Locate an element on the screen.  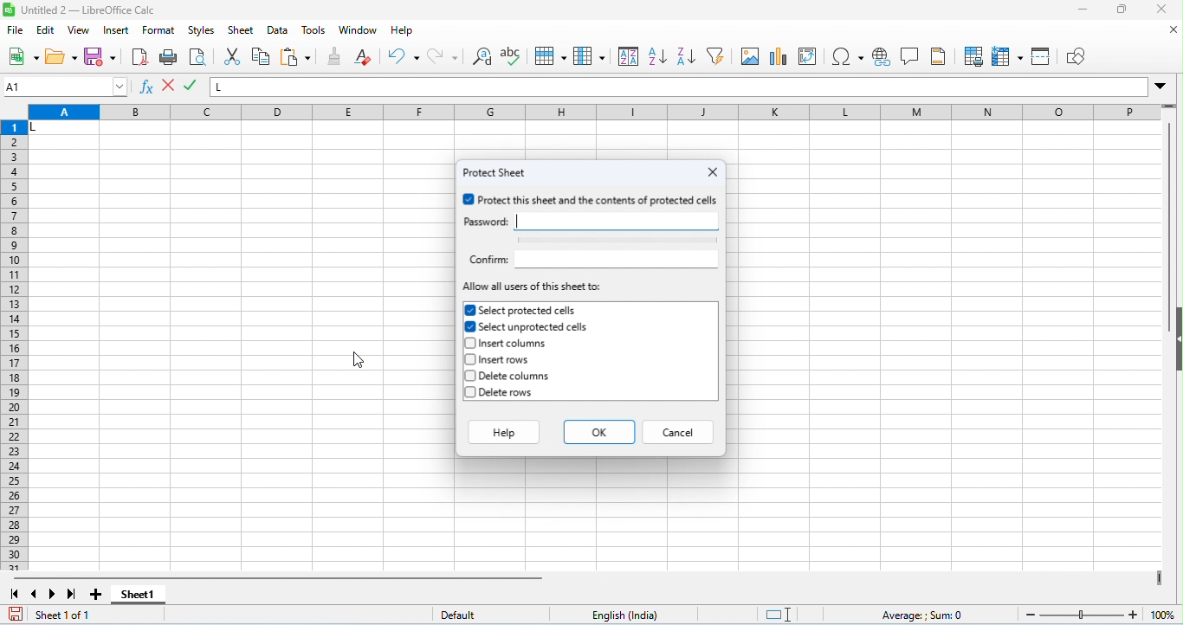
last sheet is located at coordinates (72, 594).